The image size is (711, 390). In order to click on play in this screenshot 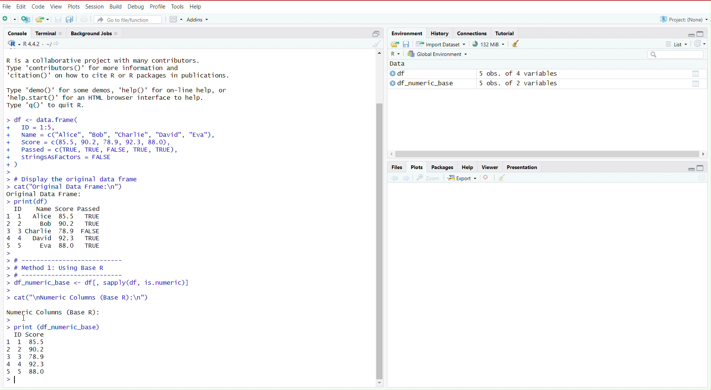, I will do `click(392, 83)`.